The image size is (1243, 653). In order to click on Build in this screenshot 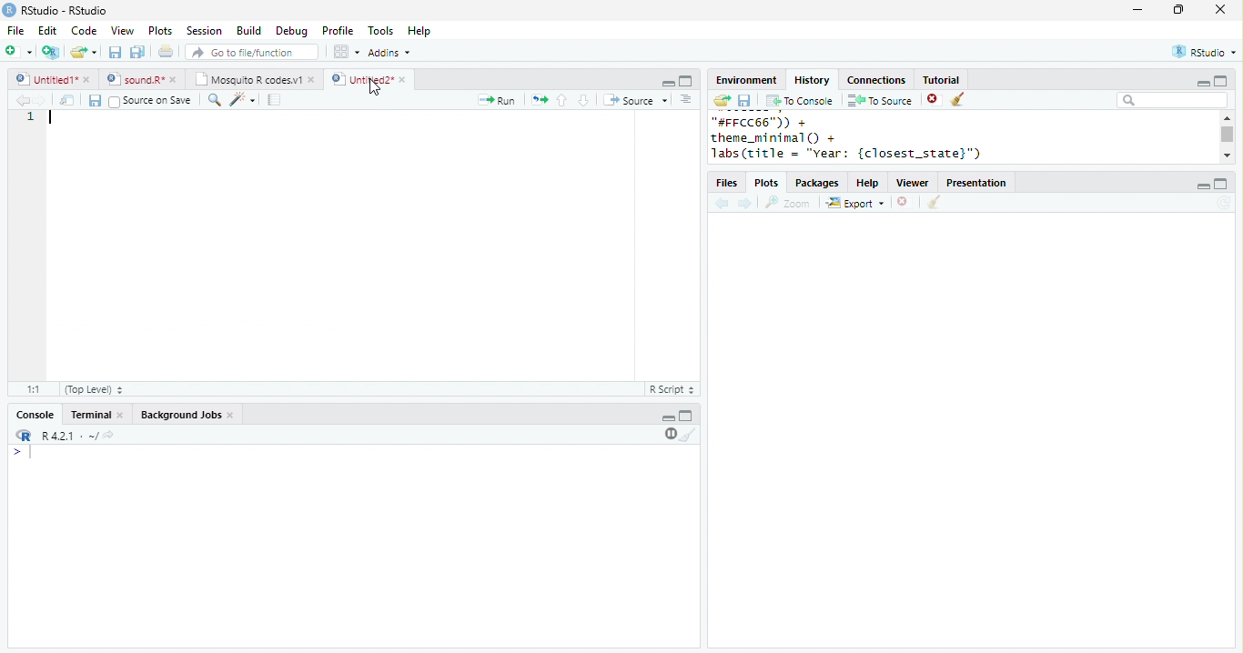, I will do `click(248, 31)`.